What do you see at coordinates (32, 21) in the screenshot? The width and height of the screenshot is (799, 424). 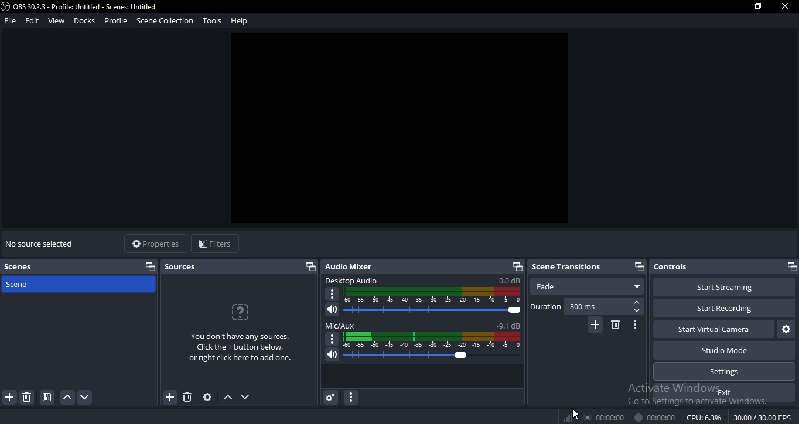 I see `edit` at bounding box center [32, 21].